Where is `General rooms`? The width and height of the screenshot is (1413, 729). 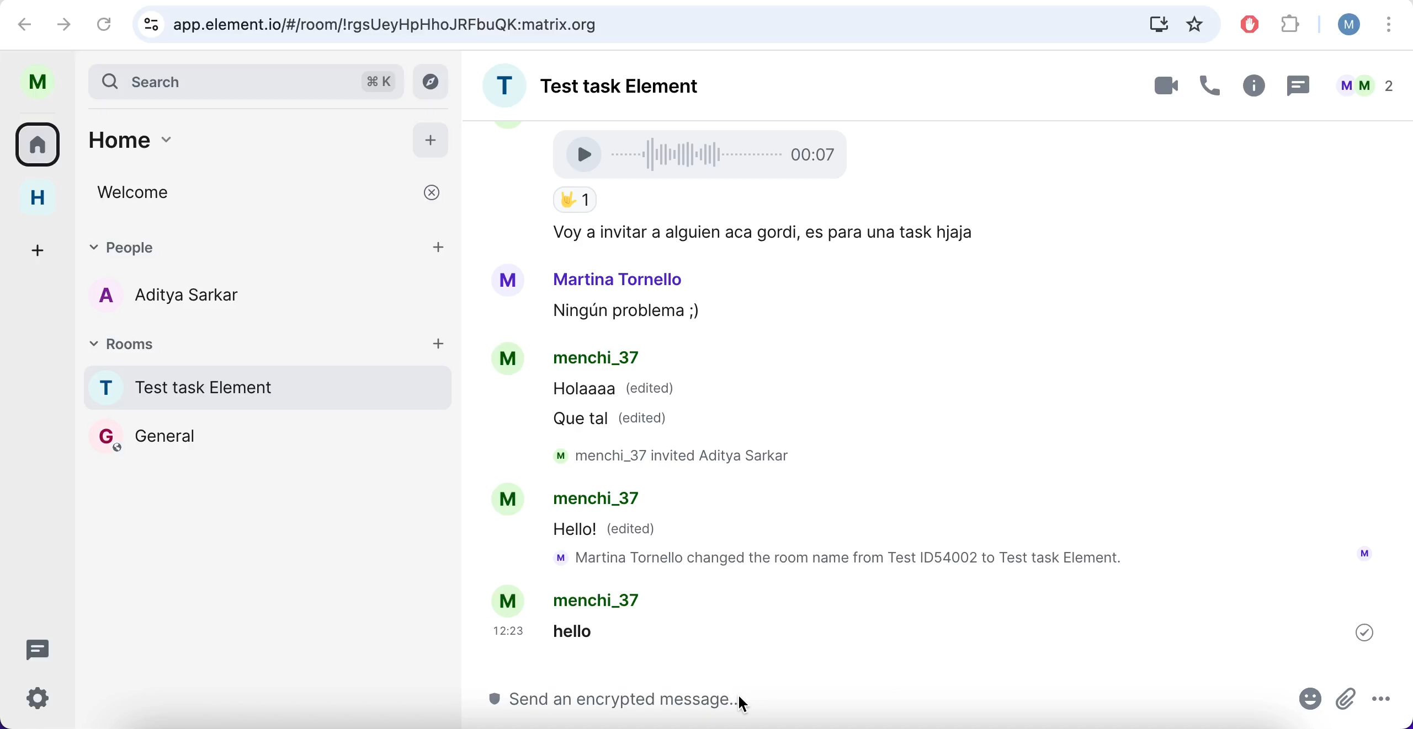
General rooms is located at coordinates (268, 436).